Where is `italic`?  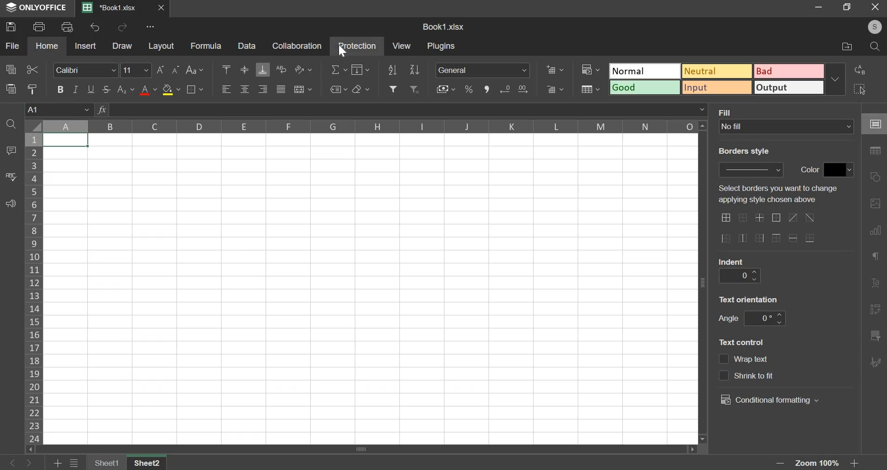
italic is located at coordinates (75, 89).